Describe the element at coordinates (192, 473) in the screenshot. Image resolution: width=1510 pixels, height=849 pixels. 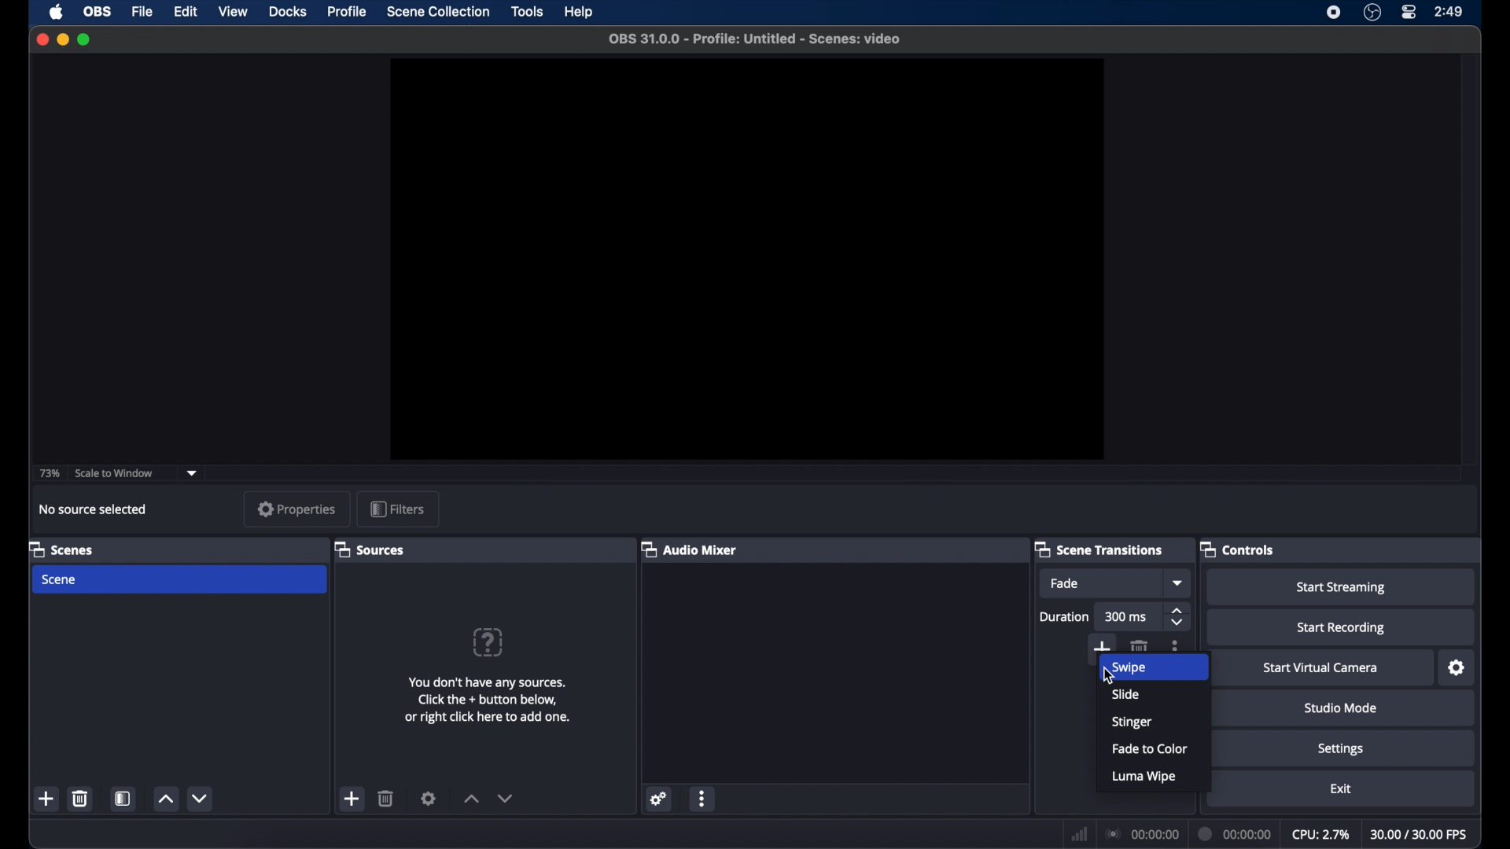
I see `dropdown` at that location.